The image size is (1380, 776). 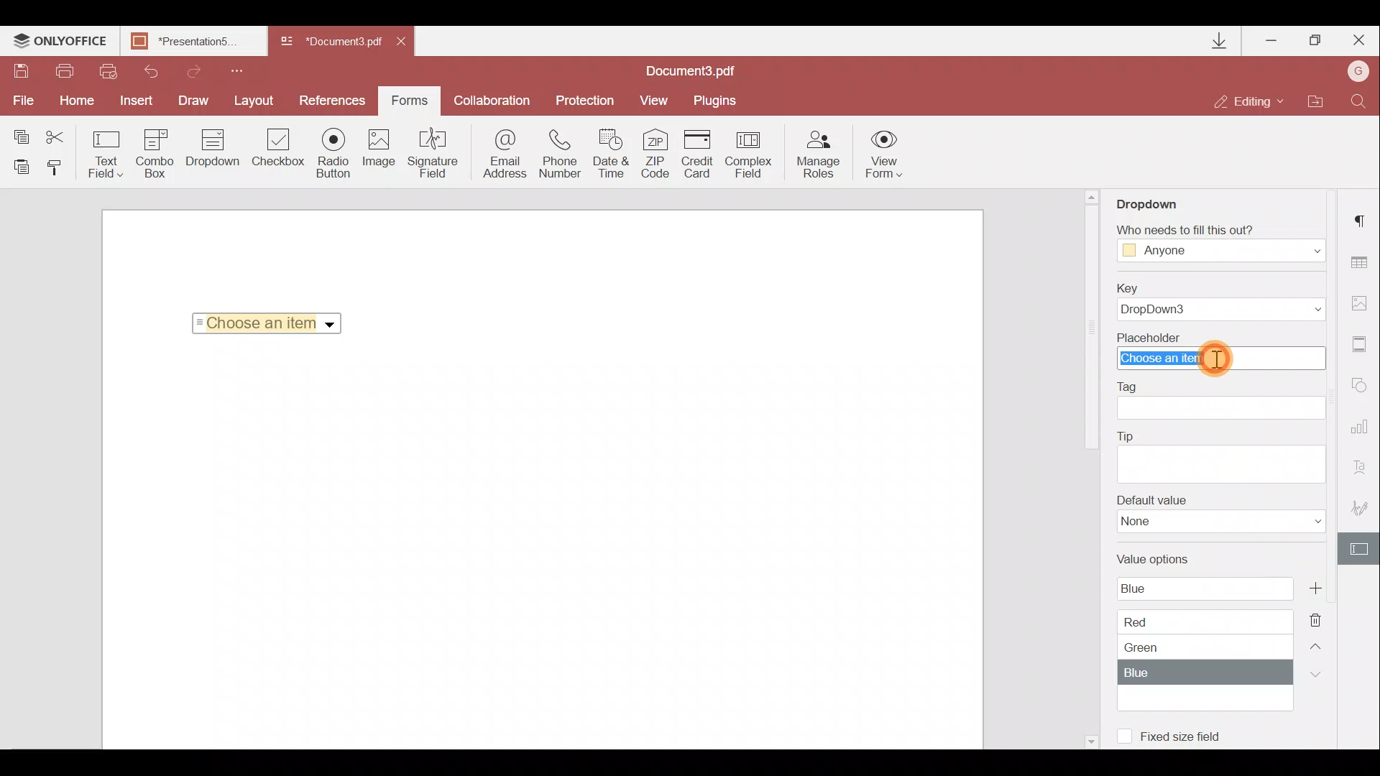 What do you see at coordinates (198, 42) in the screenshot?
I see `Document name` at bounding box center [198, 42].